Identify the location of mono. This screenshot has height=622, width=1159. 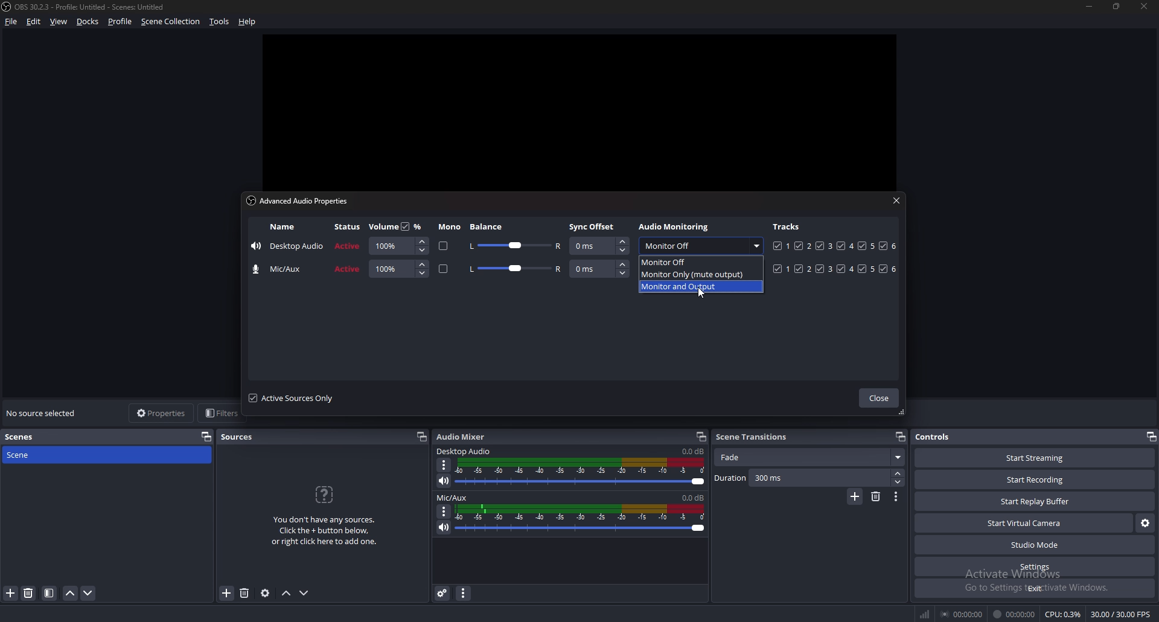
(444, 269).